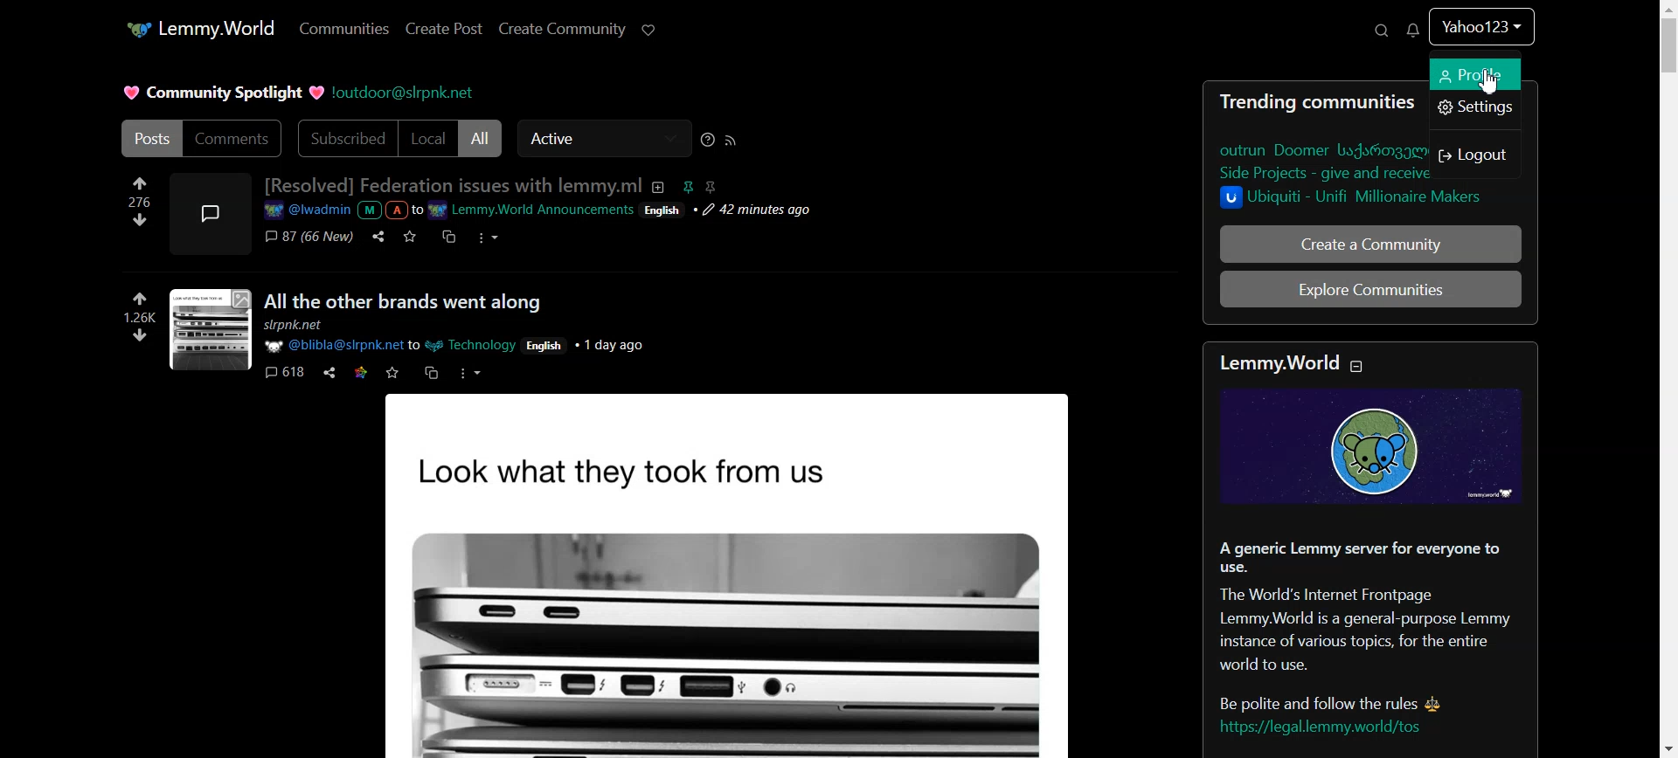 This screenshot has height=758, width=1678. I want to click on [Resolved] Federation issues with lemmy.ml, so click(452, 185).